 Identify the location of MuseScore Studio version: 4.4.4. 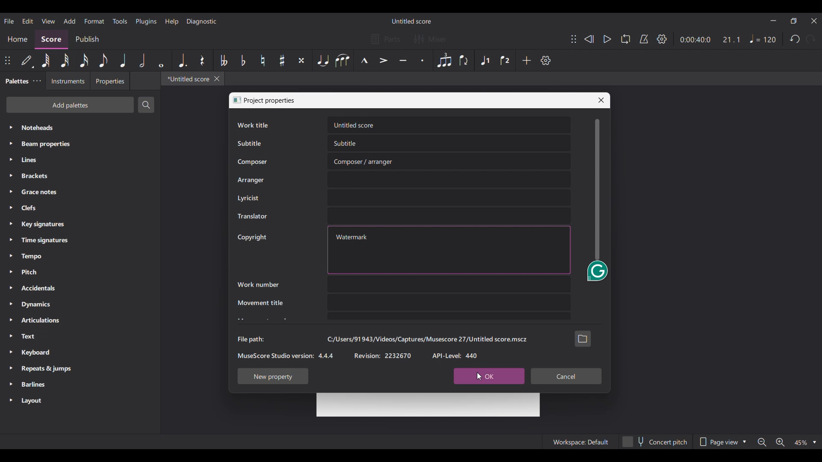
(286, 355).